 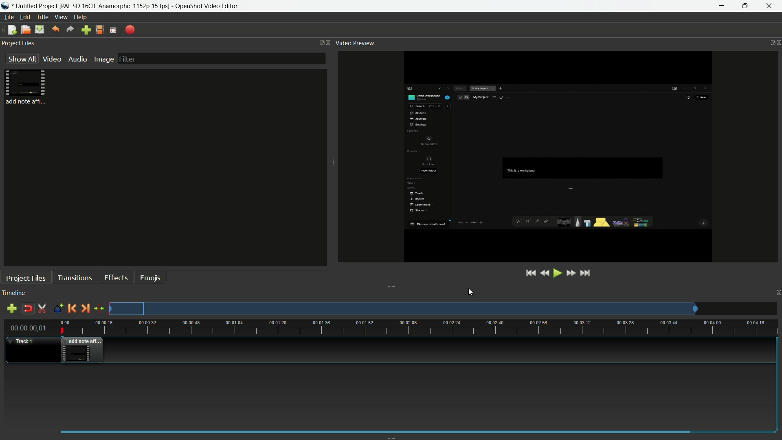 What do you see at coordinates (74, 278) in the screenshot?
I see `transitions` at bounding box center [74, 278].